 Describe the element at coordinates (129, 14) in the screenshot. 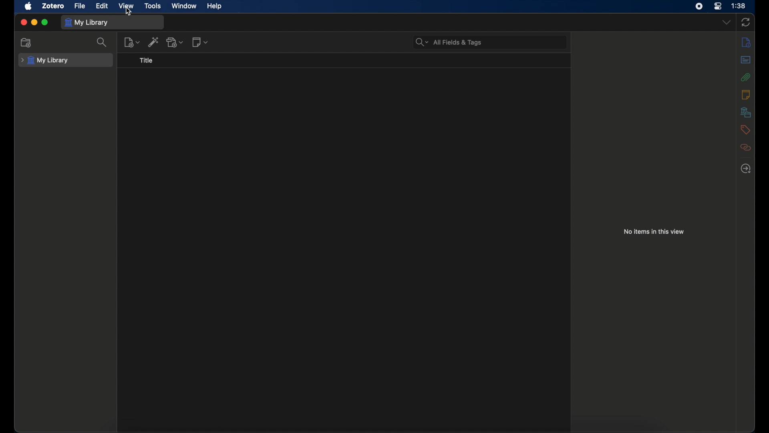

I see `Cursor` at that location.